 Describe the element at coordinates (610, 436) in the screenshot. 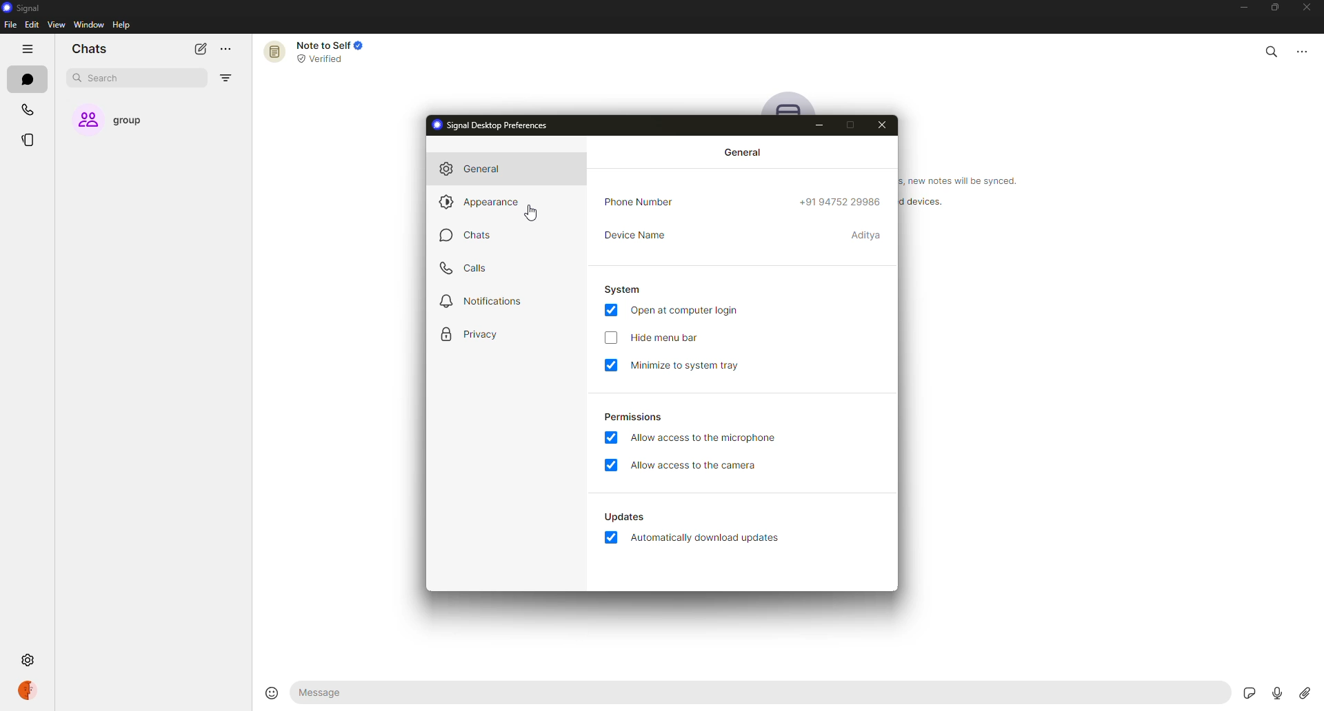

I see `enabled` at that location.